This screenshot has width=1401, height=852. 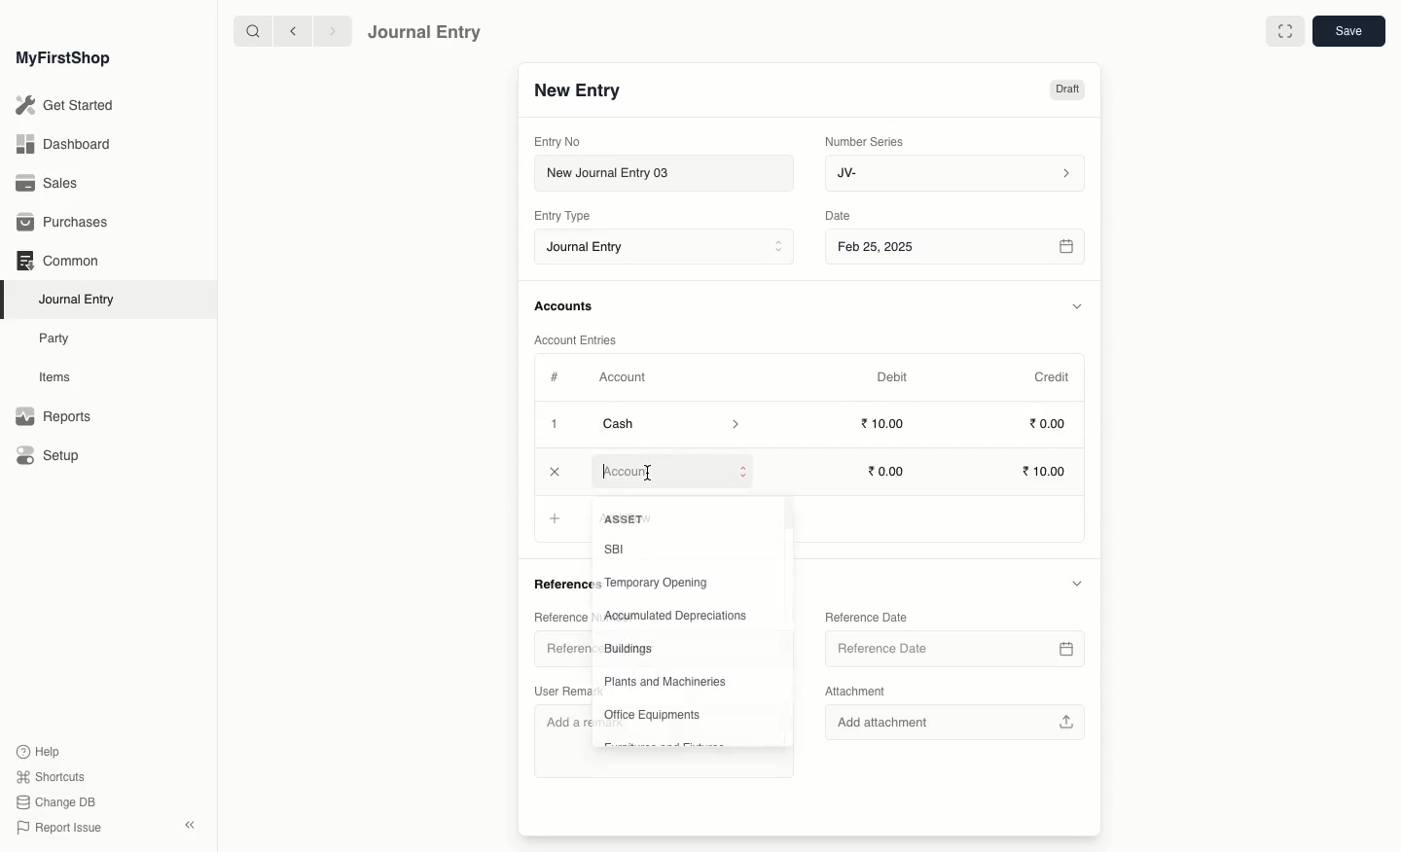 What do you see at coordinates (622, 377) in the screenshot?
I see `Account` at bounding box center [622, 377].